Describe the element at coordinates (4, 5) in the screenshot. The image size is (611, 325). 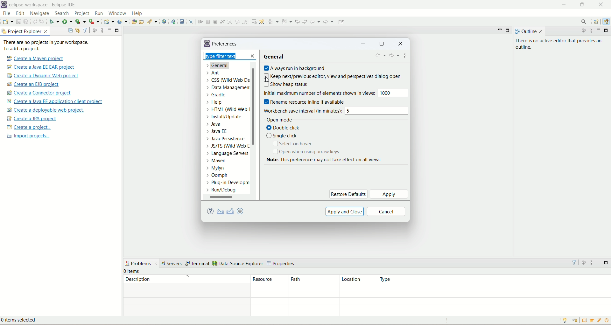
I see `logo` at that location.